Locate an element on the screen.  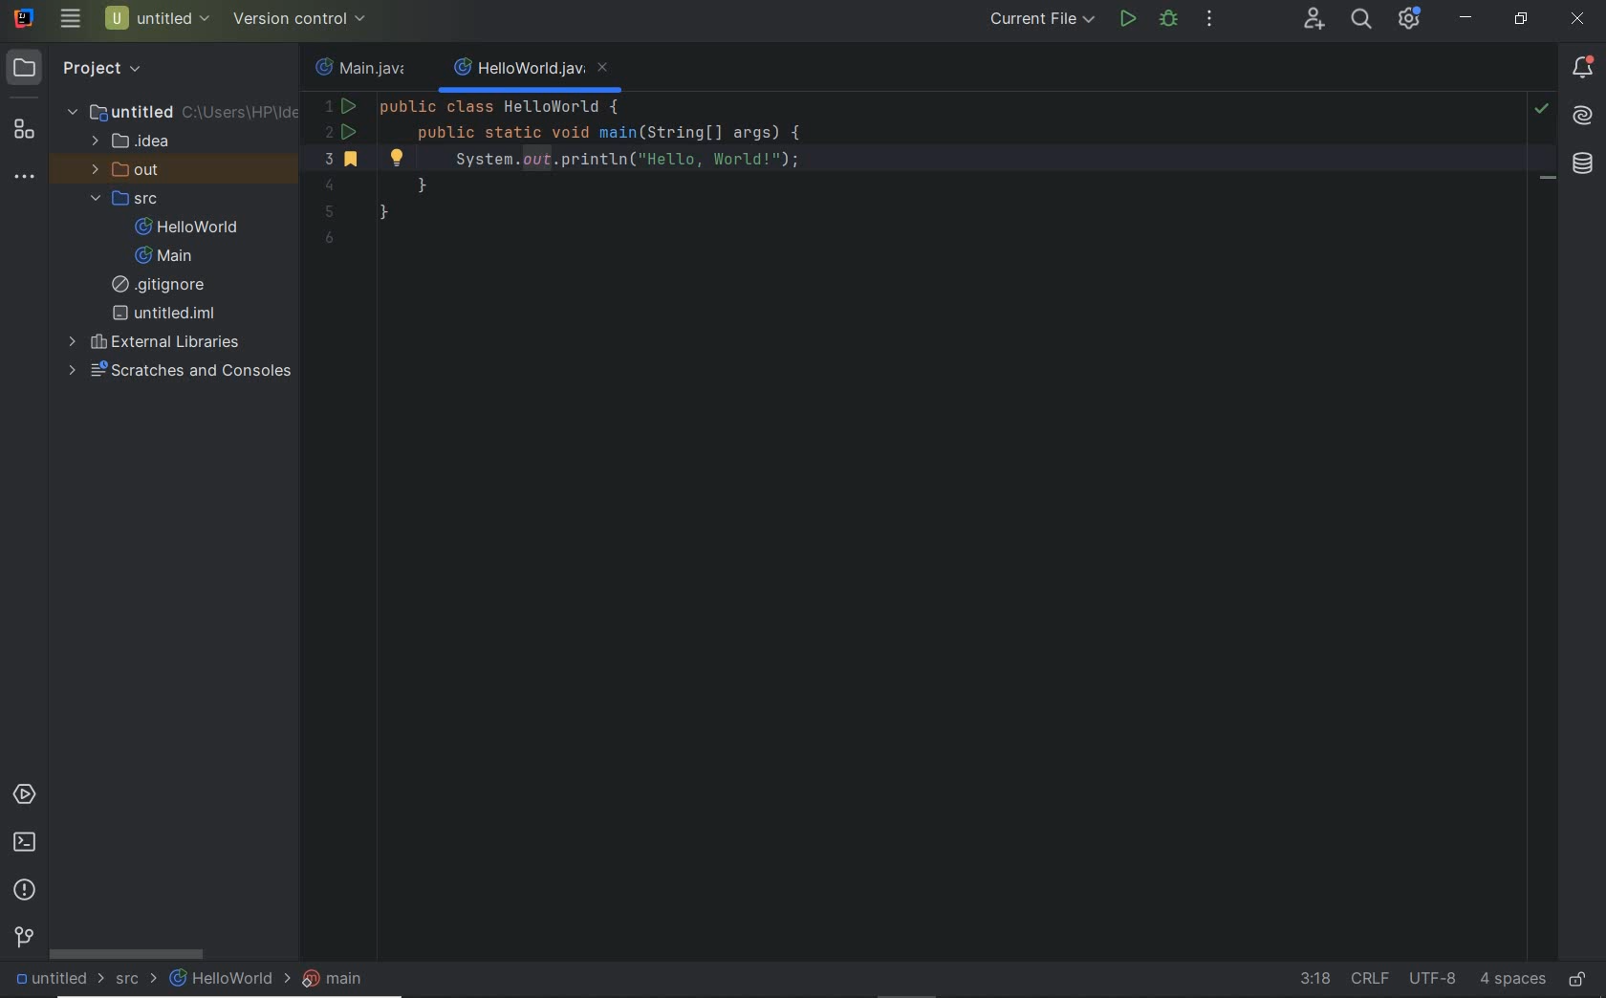
project is located at coordinates (81, 66).